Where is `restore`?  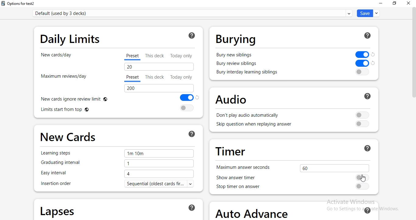
restore is located at coordinates (395, 4).